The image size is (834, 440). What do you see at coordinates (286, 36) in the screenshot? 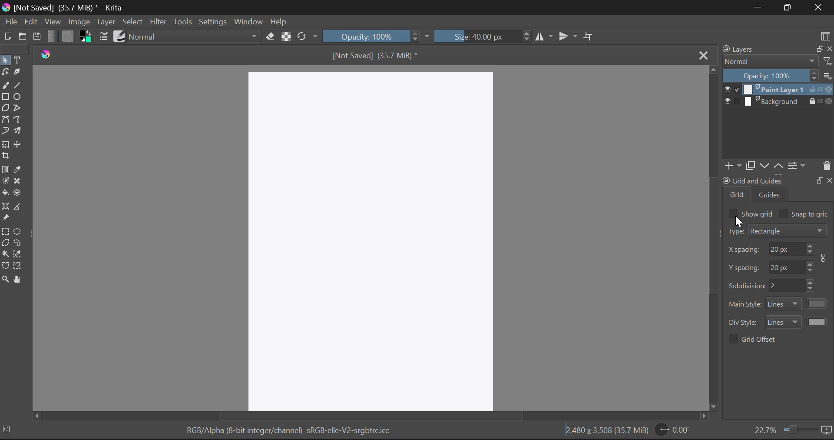
I see `Lock Alpha` at bounding box center [286, 36].